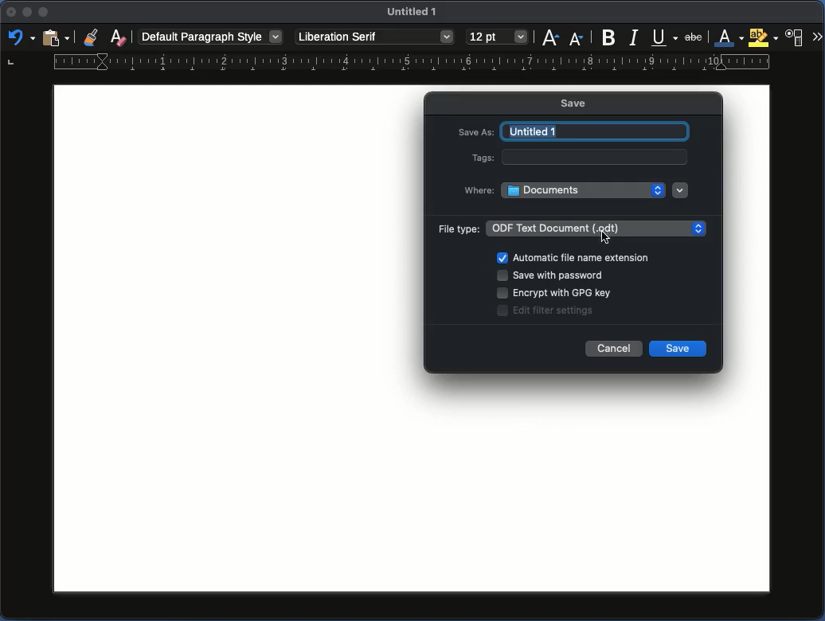  Describe the element at coordinates (564, 190) in the screenshot. I see `Where` at that location.